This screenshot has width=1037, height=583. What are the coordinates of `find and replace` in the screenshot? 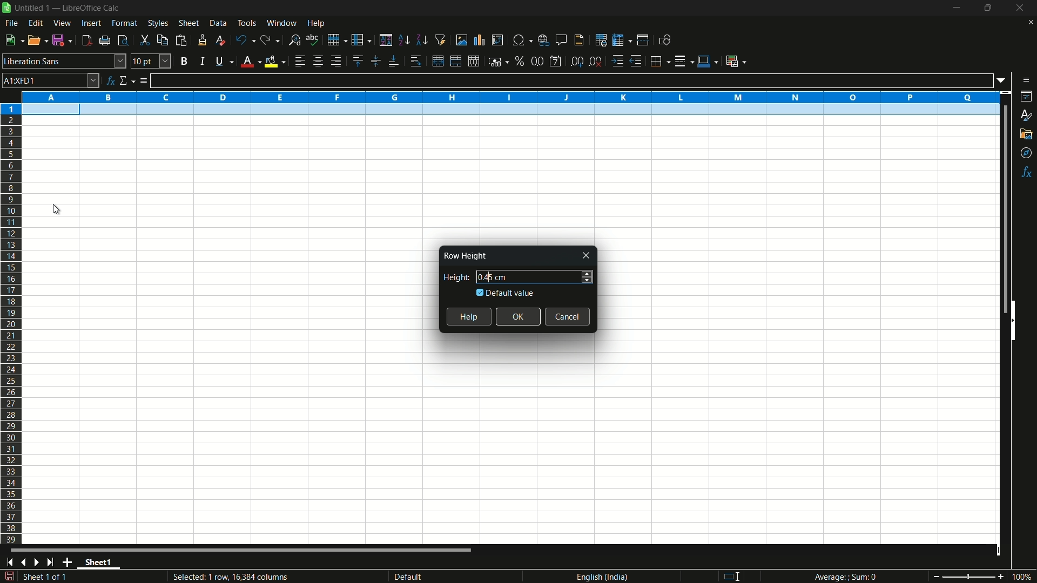 It's located at (295, 39).